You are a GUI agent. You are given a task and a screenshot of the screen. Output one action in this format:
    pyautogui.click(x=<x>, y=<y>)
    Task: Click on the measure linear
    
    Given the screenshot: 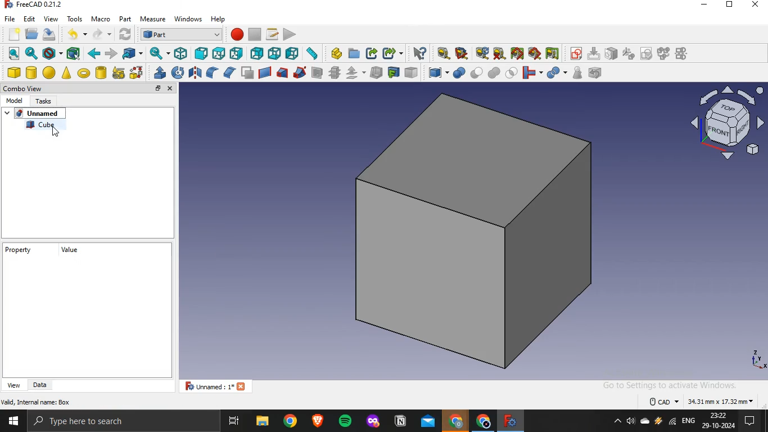 What is the action you would take?
    pyautogui.click(x=444, y=54)
    